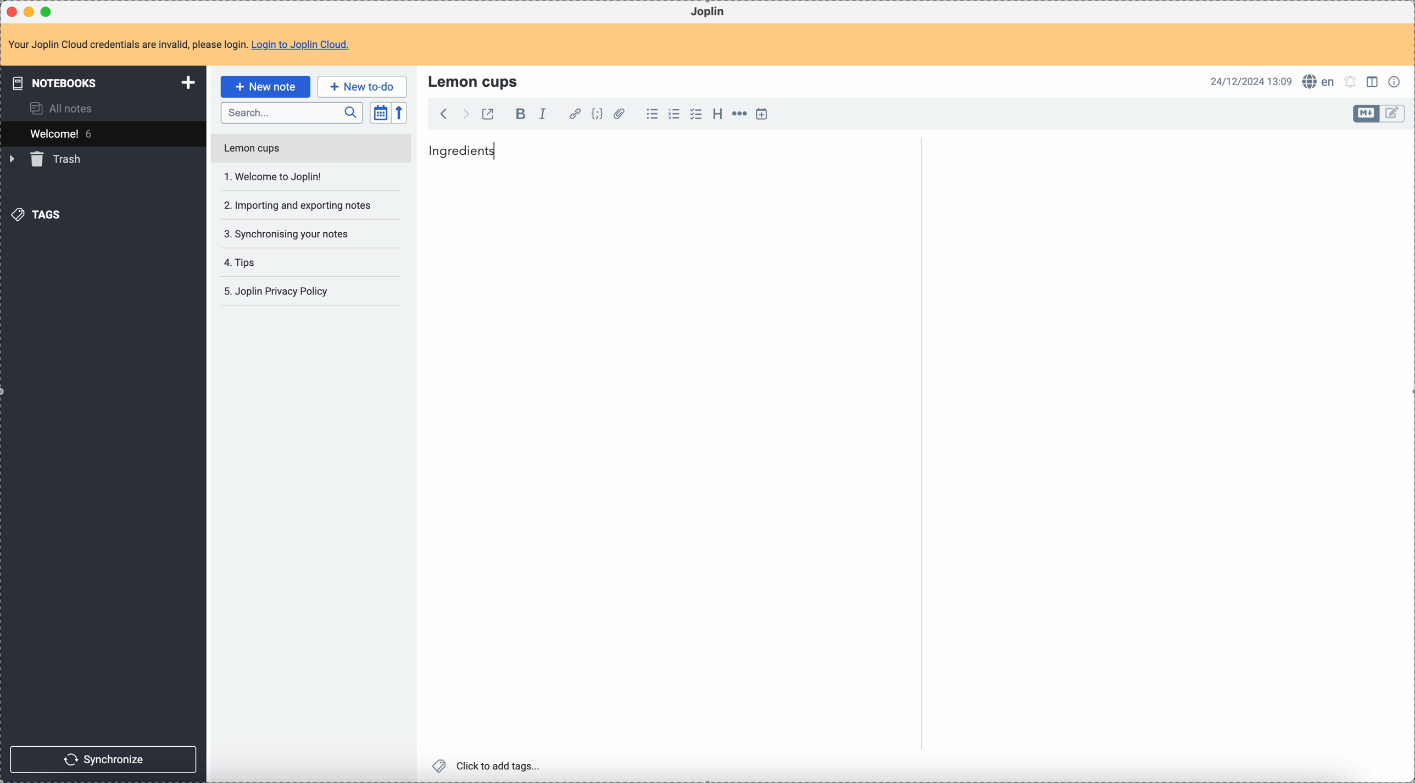  Describe the element at coordinates (13, 12) in the screenshot. I see `close` at that location.